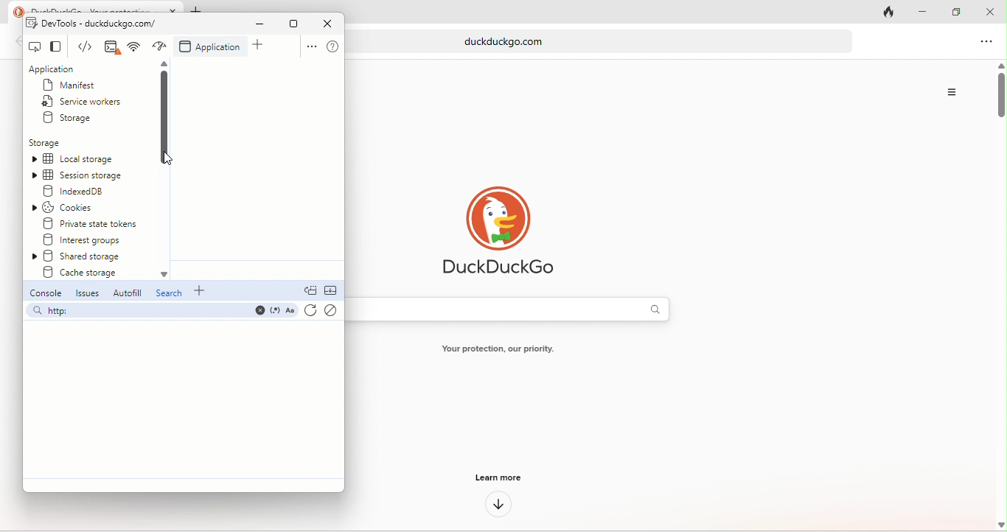  What do you see at coordinates (164, 113) in the screenshot?
I see `vertical scroll bar` at bounding box center [164, 113].